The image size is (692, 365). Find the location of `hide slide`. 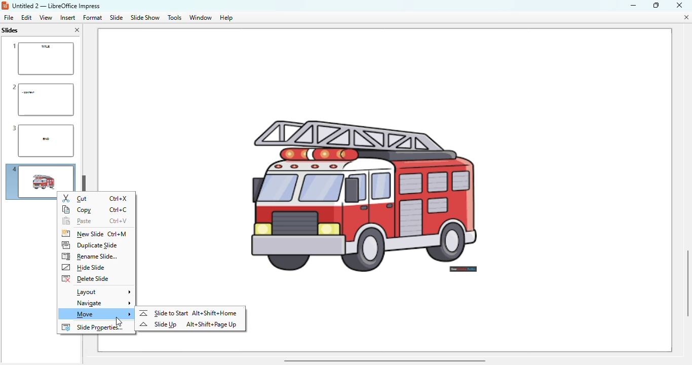

hide slide is located at coordinates (84, 268).